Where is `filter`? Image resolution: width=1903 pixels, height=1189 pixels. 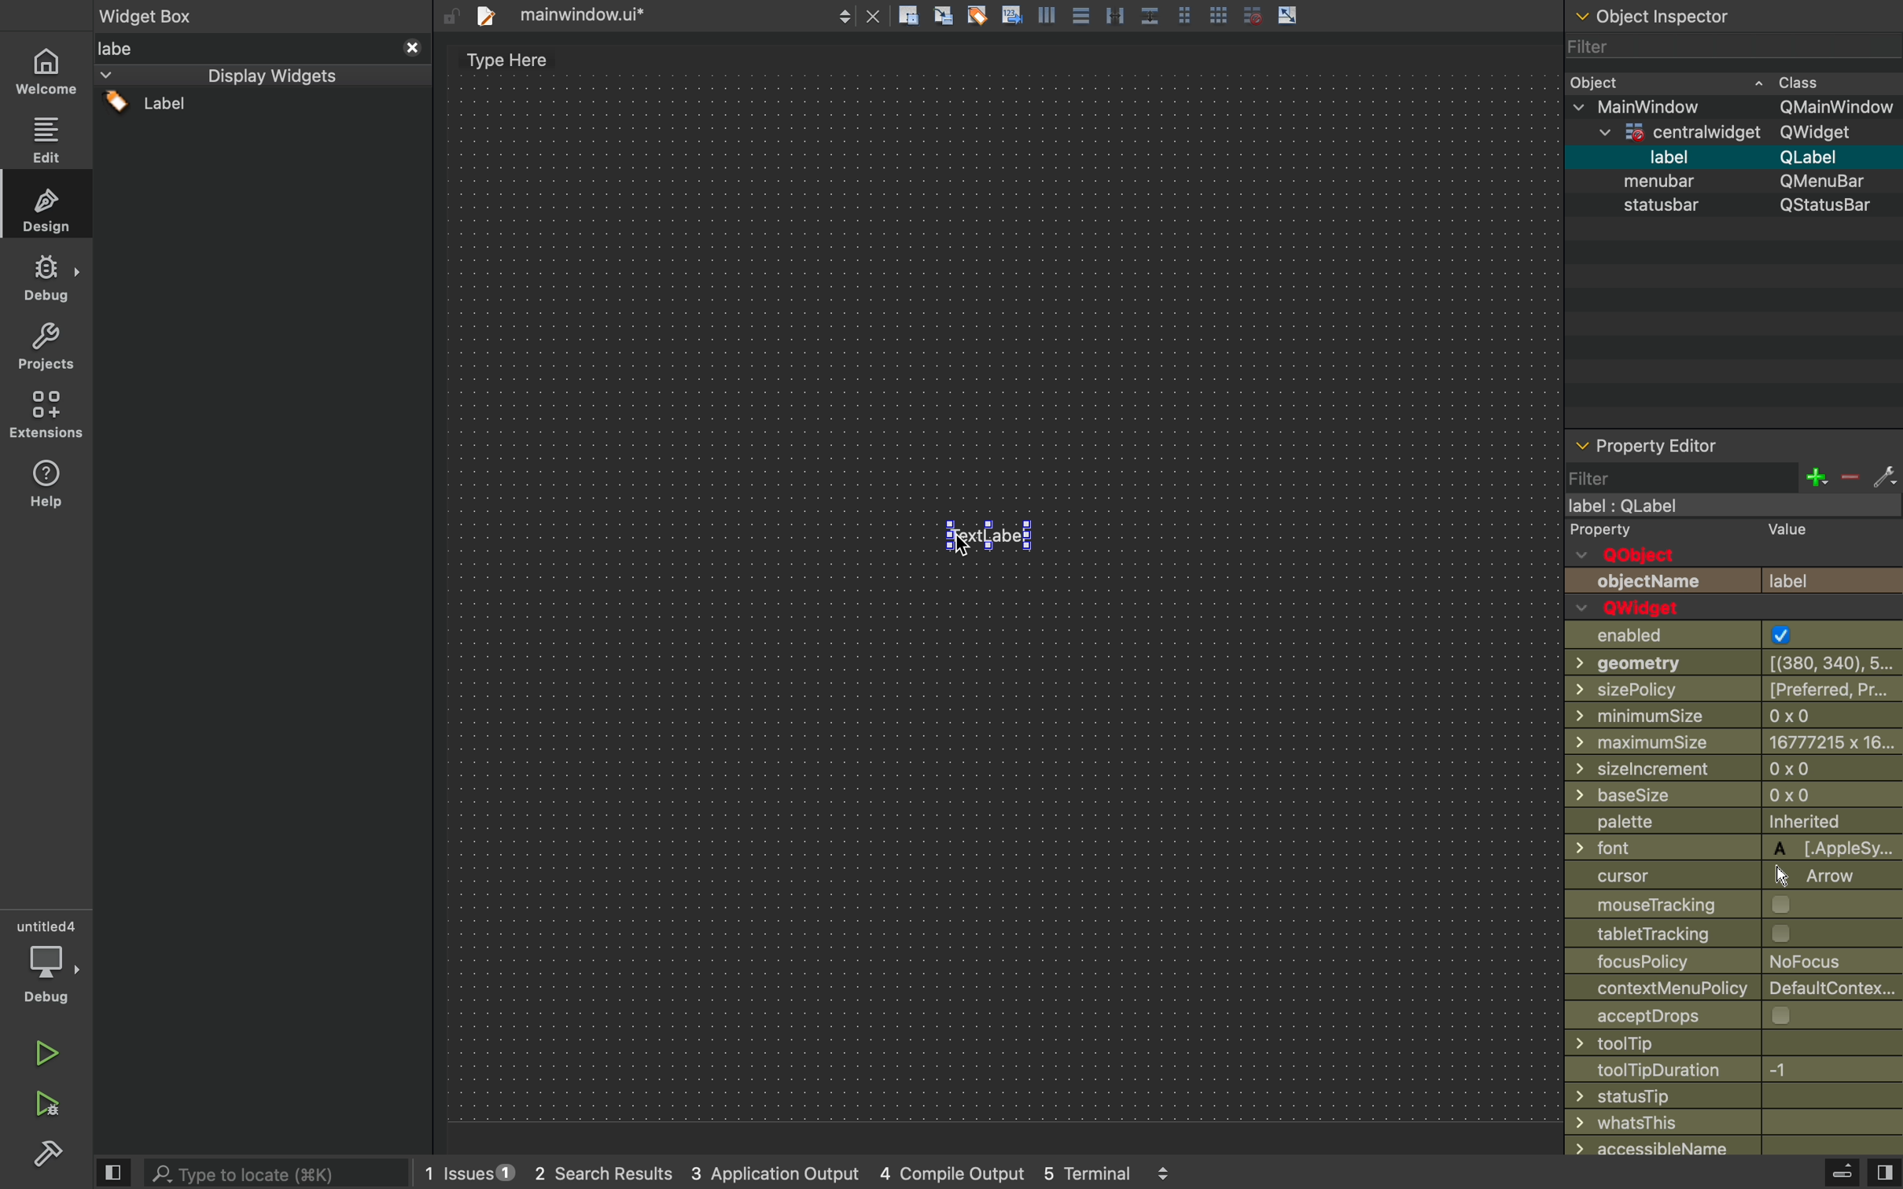 filter is located at coordinates (1734, 478).